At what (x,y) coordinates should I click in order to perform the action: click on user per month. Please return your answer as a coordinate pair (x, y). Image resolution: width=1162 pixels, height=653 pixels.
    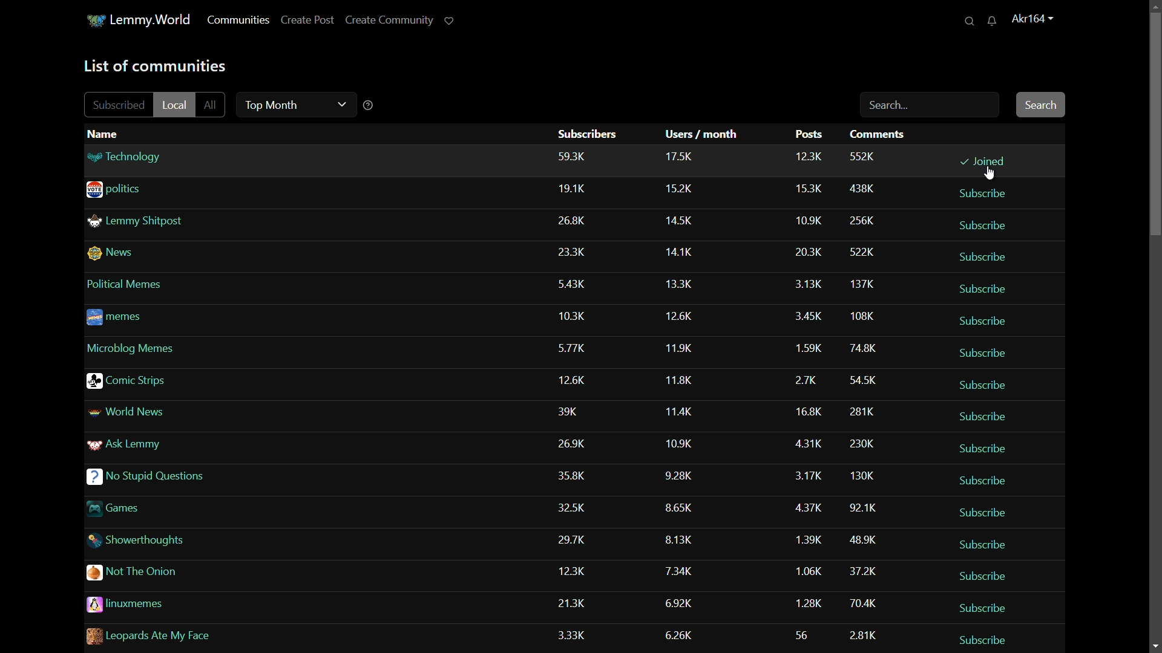
    Looking at the image, I should click on (682, 156).